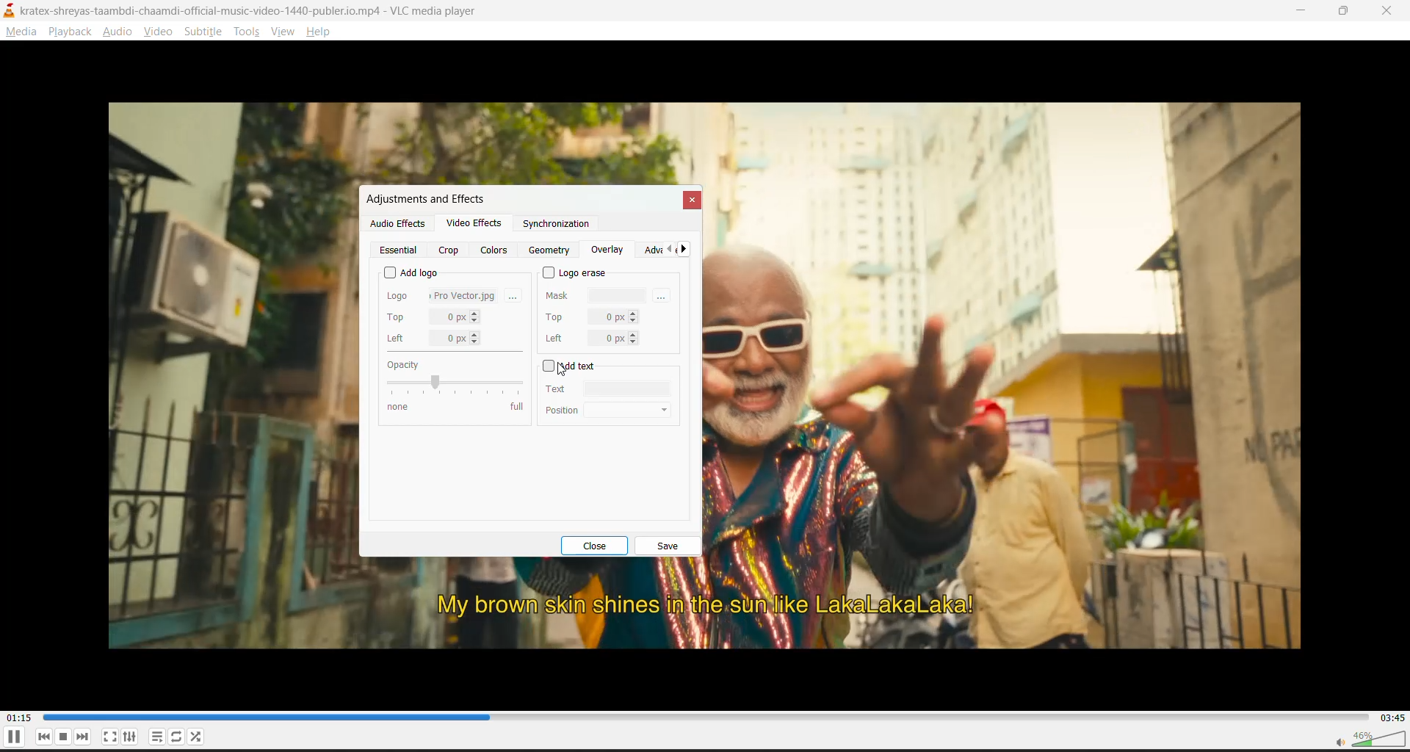 This screenshot has height=752, width=1410. Describe the element at coordinates (601, 546) in the screenshot. I see `close` at that location.